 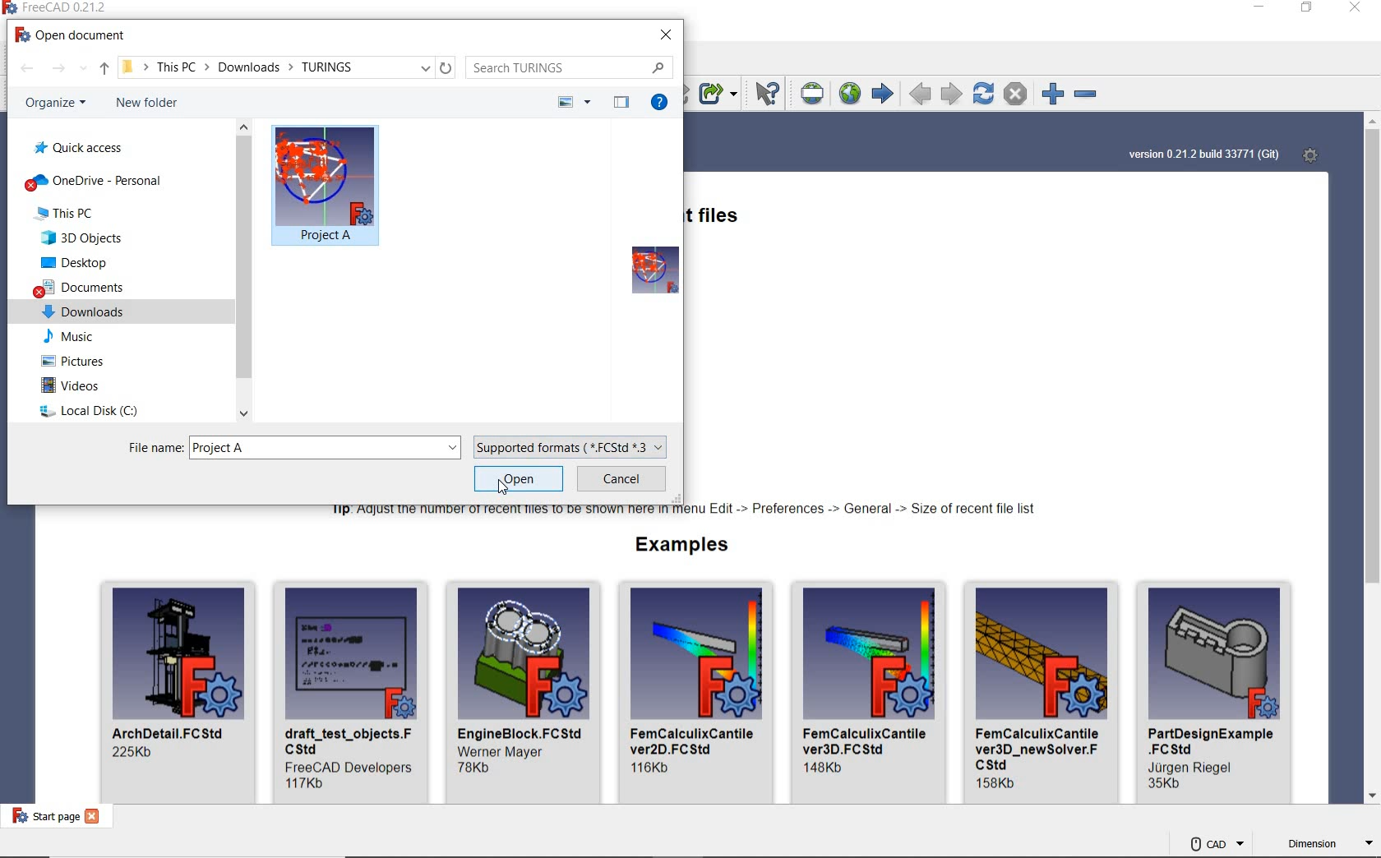 I want to click on image, so click(x=322, y=176).